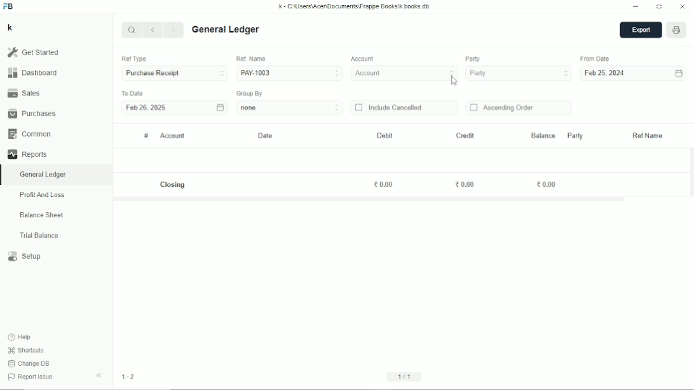  What do you see at coordinates (173, 136) in the screenshot?
I see `Account` at bounding box center [173, 136].